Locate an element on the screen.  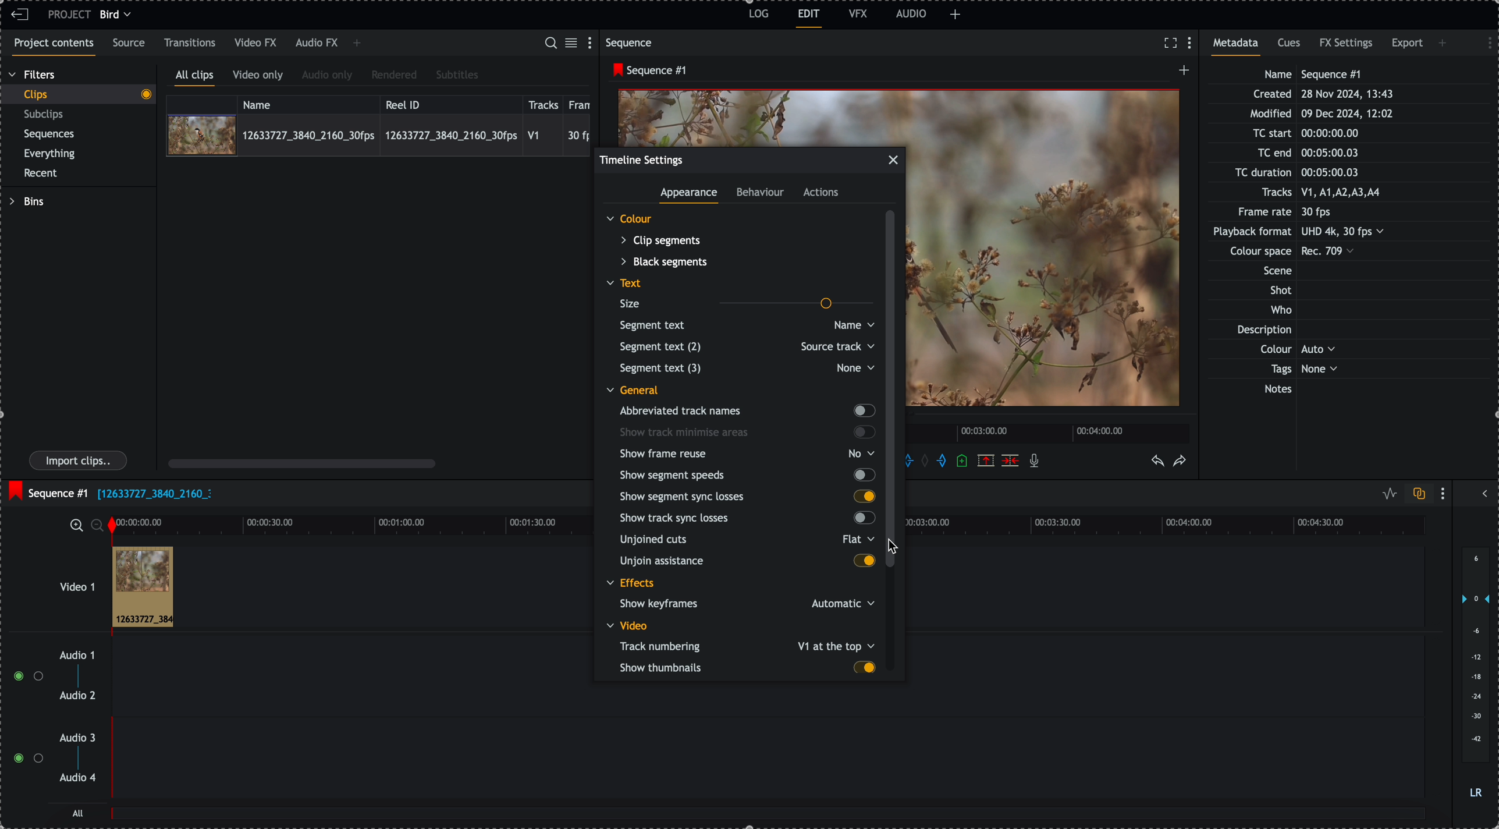
segment text (3) is located at coordinates (744, 368).